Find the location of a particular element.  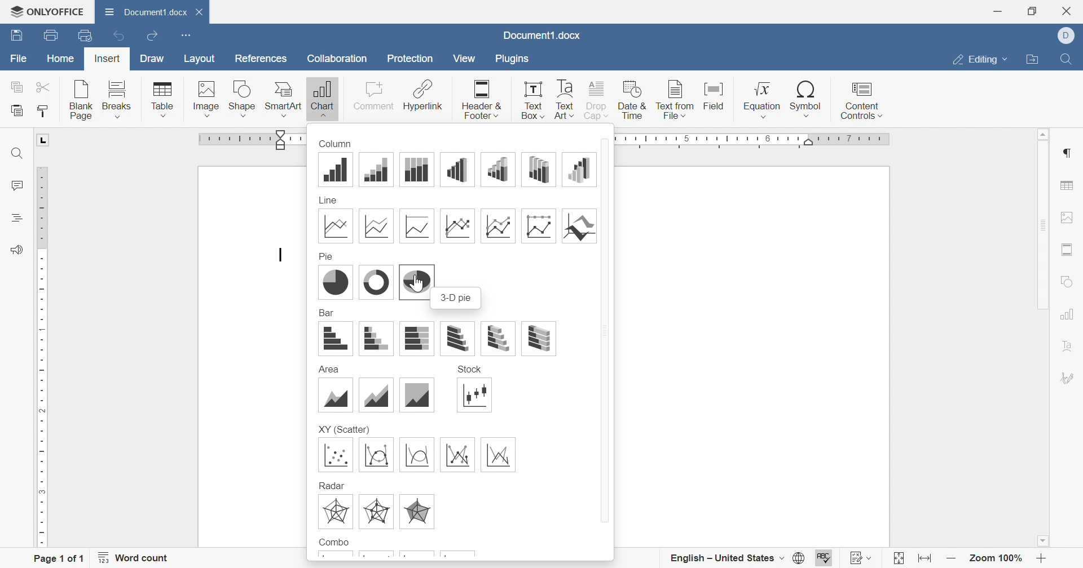

ONLYOFFICE is located at coordinates (49, 12).